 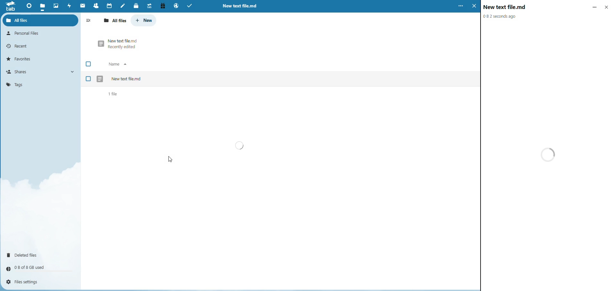 What do you see at coordinates (460, 6) in the screenshot?
I see `More Options` at bounding box center [460, 6].